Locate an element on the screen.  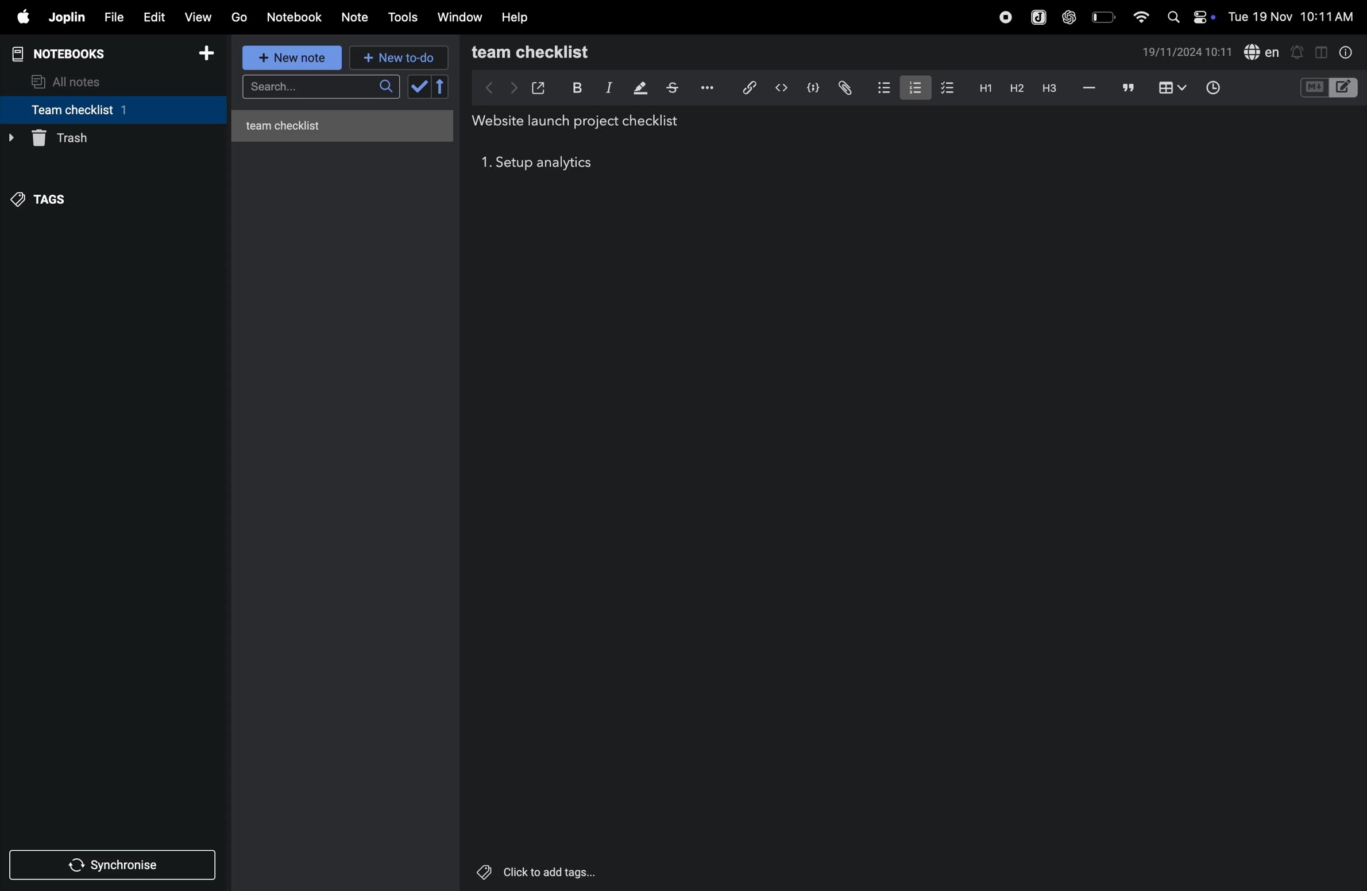
search is located at coordinates (1172, 17).